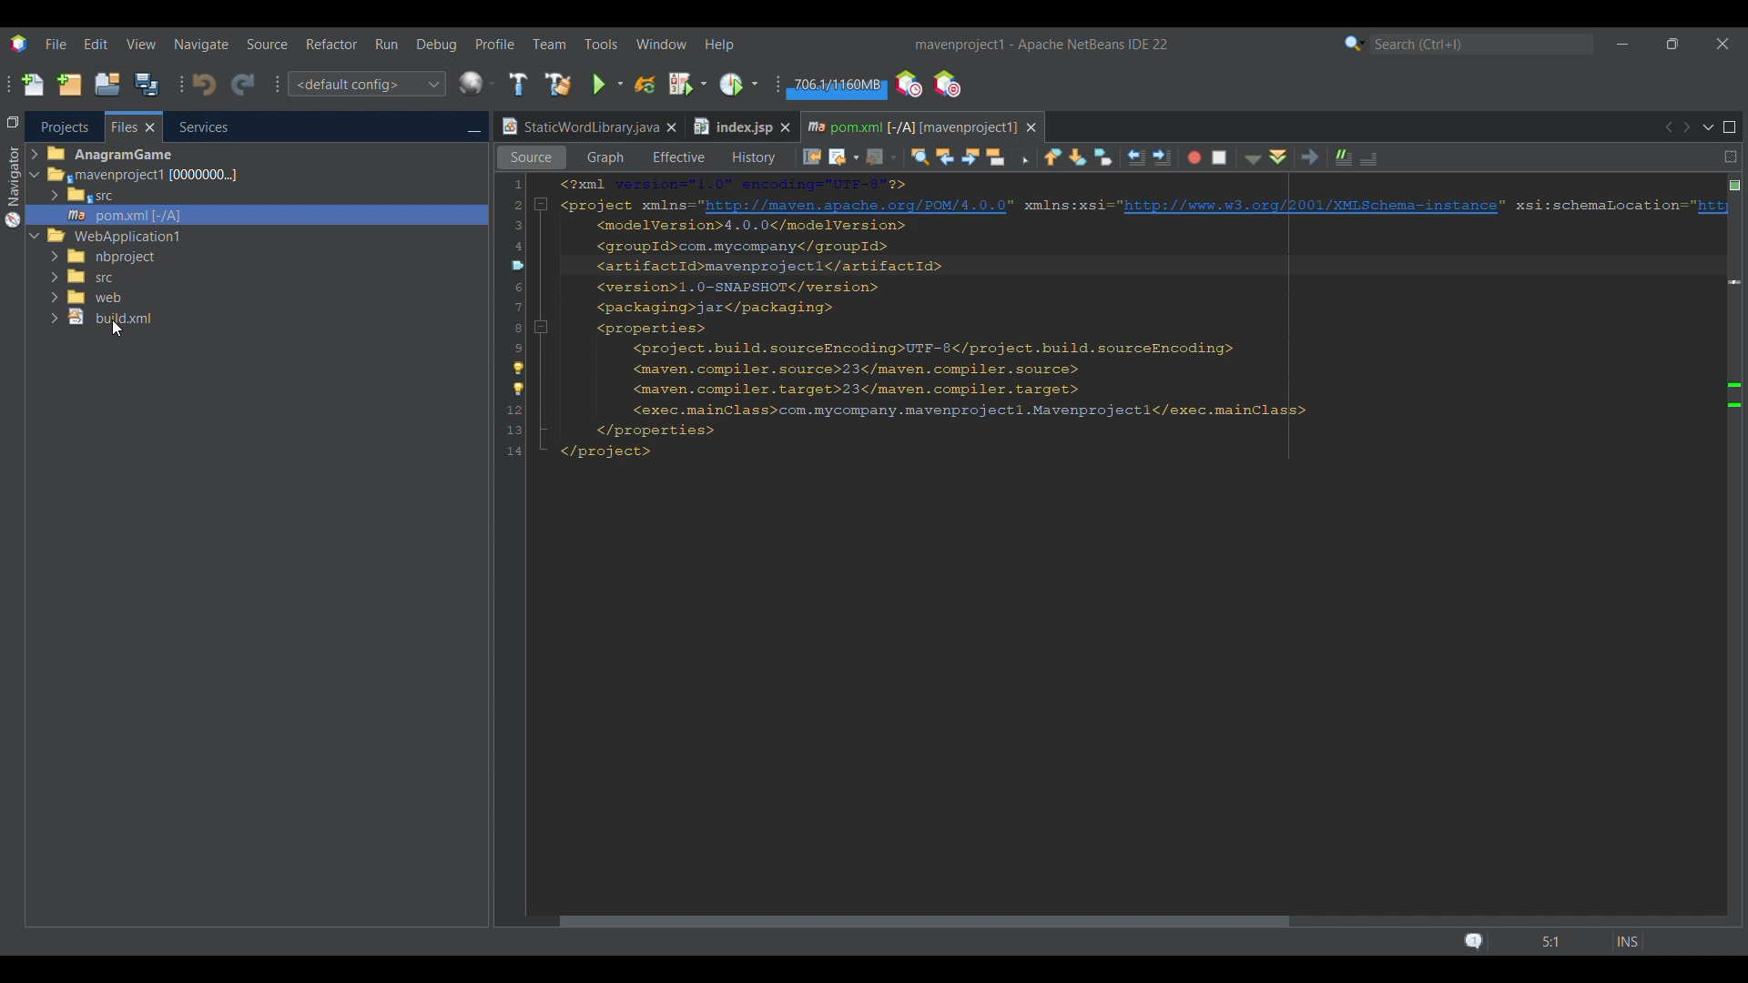 This screenshot has height=983, width=1748. What do you see at coordinates (11, 187) in the screenshot?
I see `Navigator menu` at bounding box center [11, 187].